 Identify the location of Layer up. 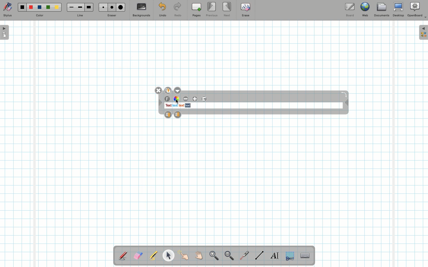
(167, 114).